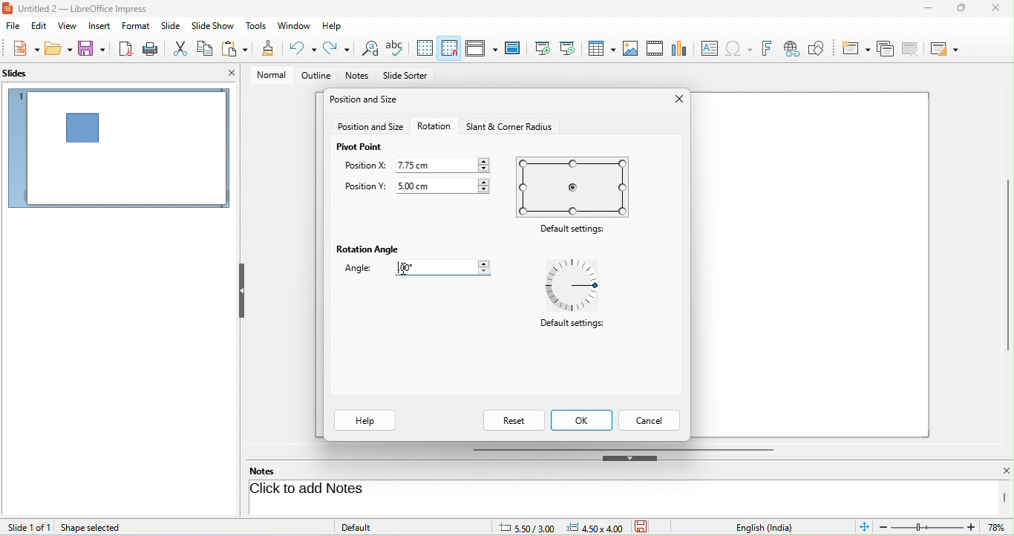 The image size is (1014, 536). Describe the element at coordinates (583, 420) in the screenshot. I see `ok` at that location.